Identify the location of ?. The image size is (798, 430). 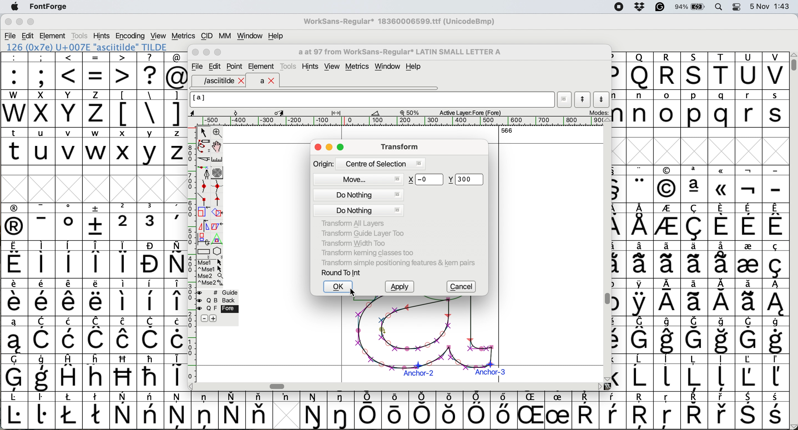
(150, 70).